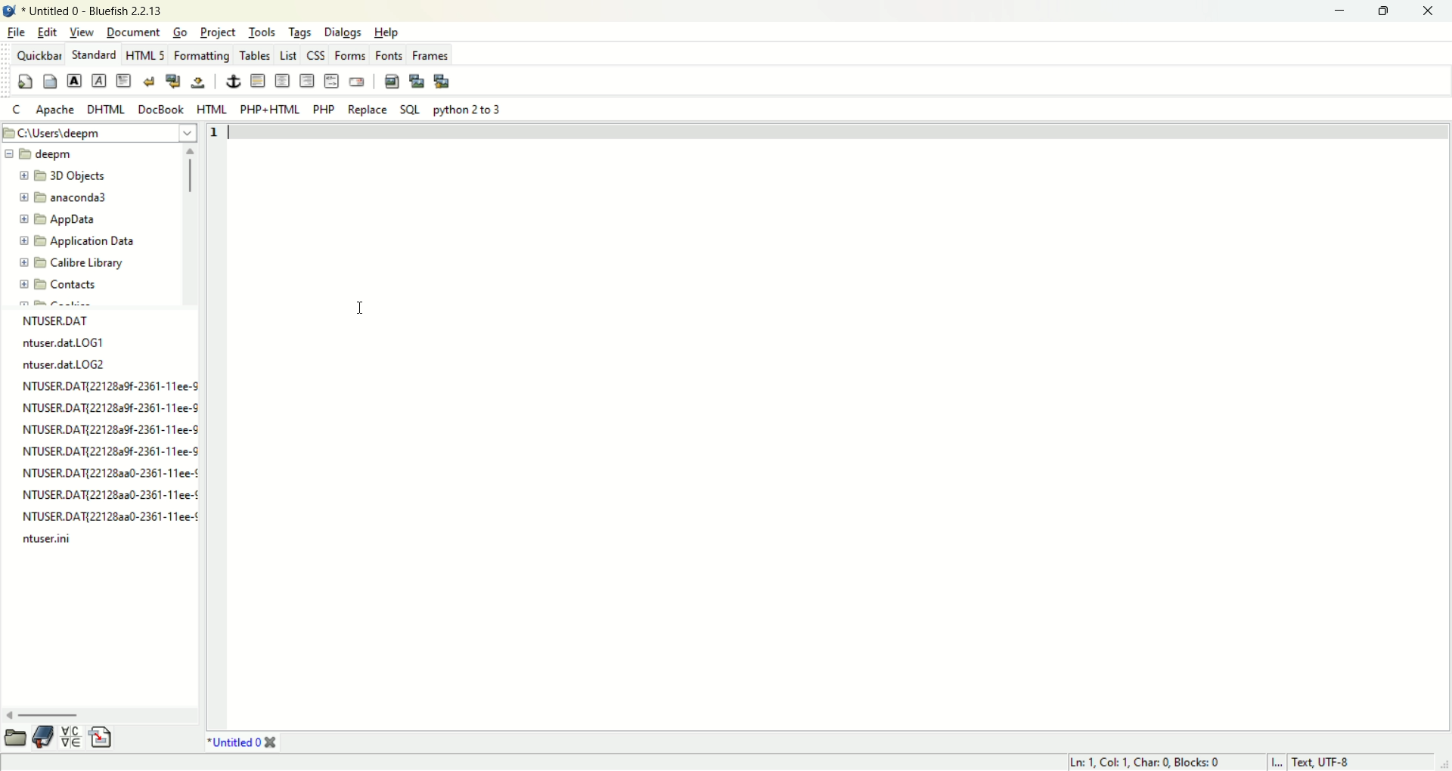 The width and height of the screenshot is (1452, 771). What do you see at coordinates (256, 56) in the screenshot?
I see `tables` at bounding box center [256, 56].